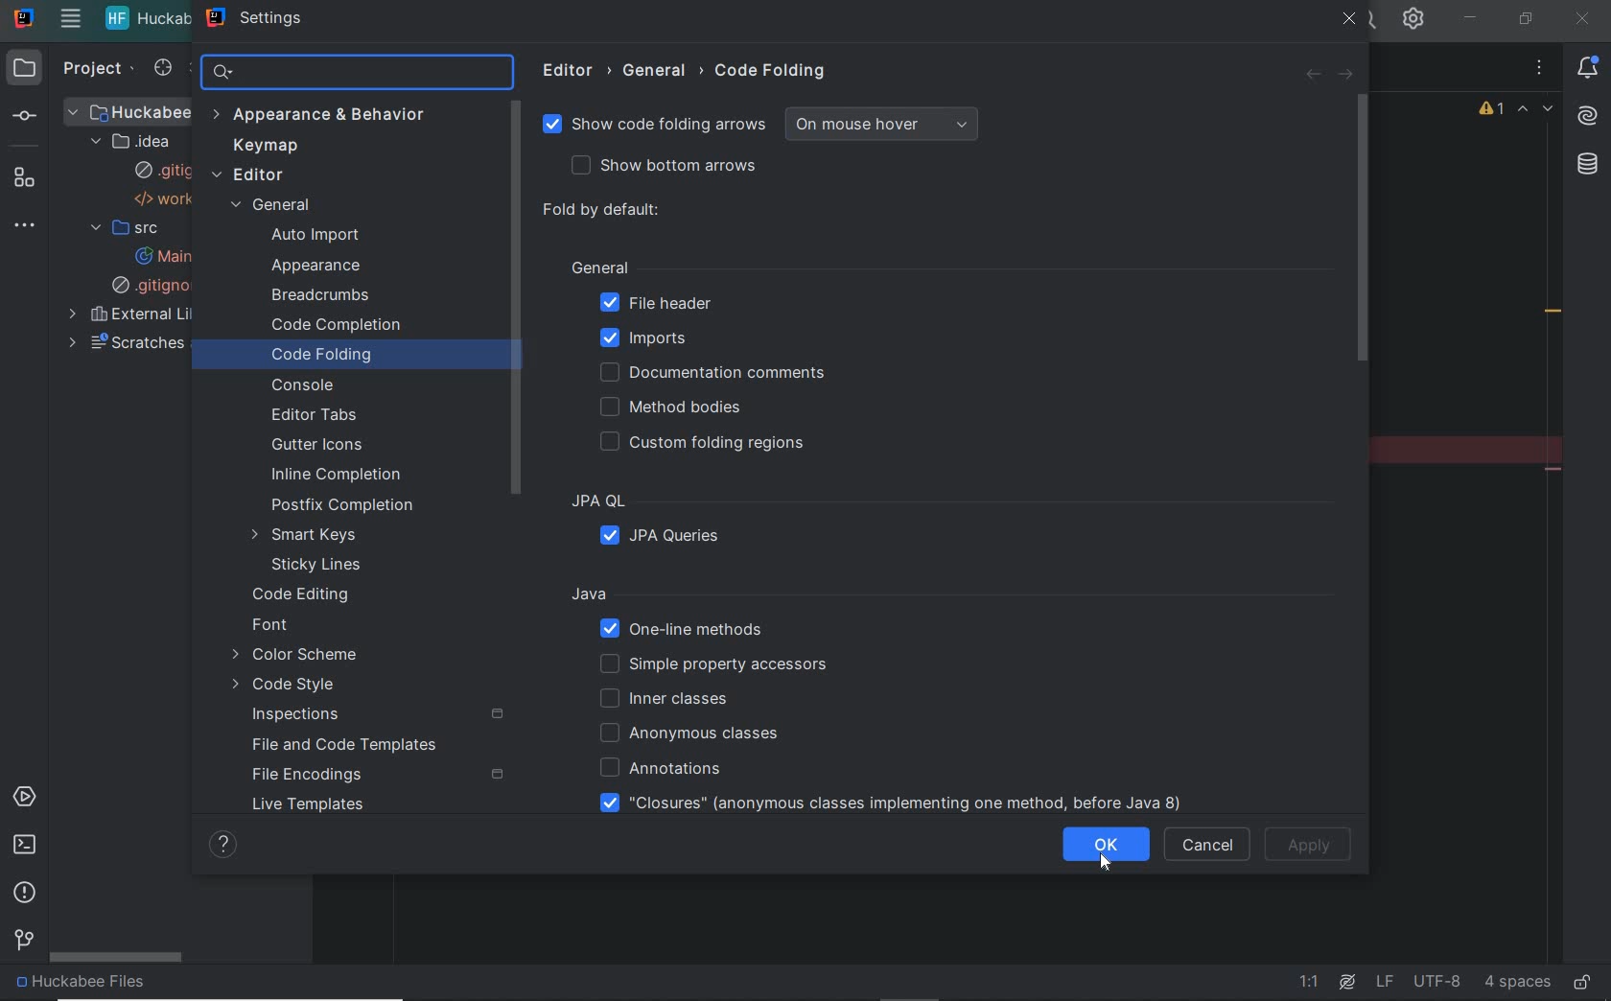 The width and height of the screenshot is (1611, 1001). I want to click on back, so click(1313, 77).